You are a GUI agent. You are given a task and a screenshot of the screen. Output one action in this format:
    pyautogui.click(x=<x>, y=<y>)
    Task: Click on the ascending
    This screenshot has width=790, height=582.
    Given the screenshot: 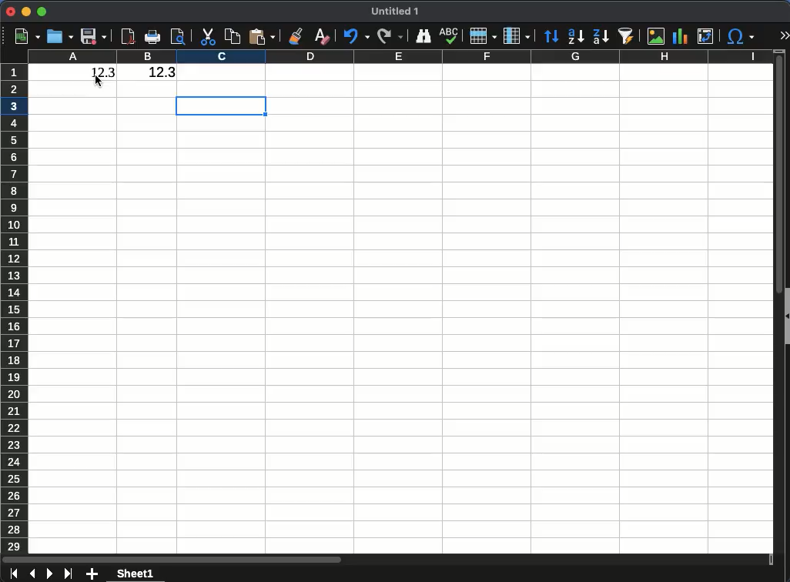 What is the action you would take?
    pyautogui.click(x=576, y=36)
    